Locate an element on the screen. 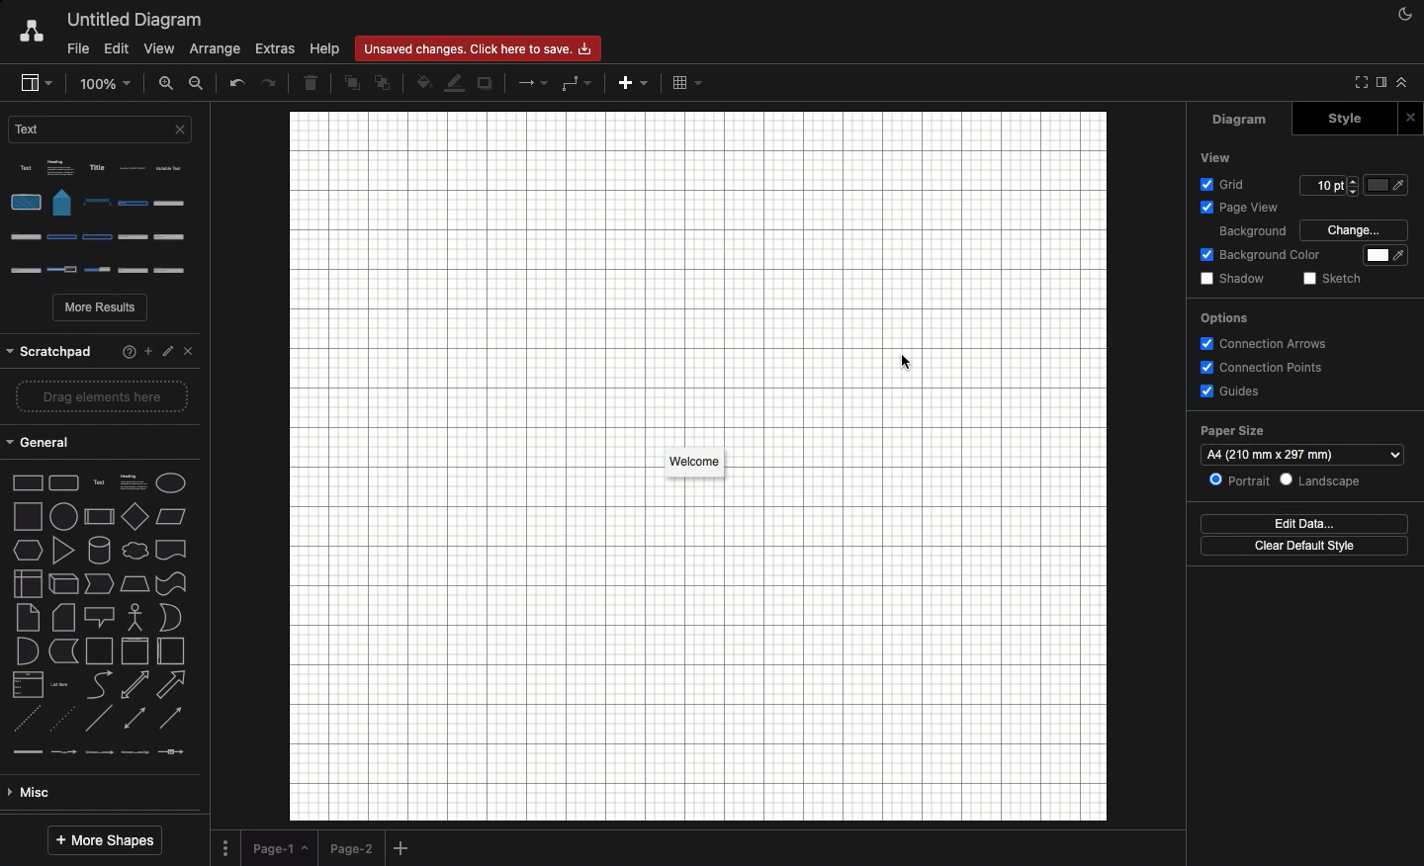  Entity relation is located at coordinates (64, 793).